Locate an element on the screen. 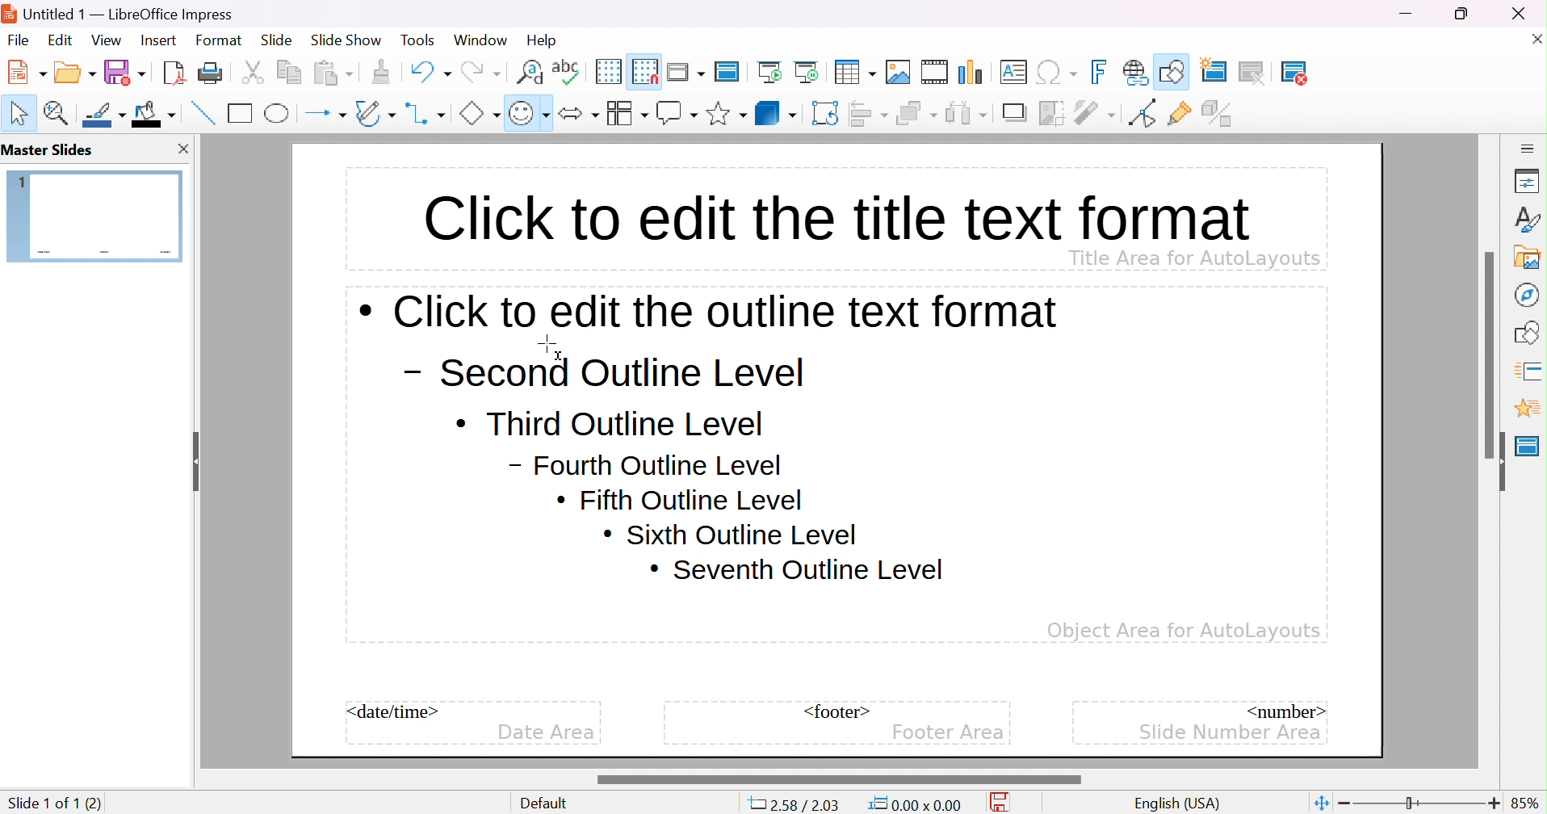 This screenshot has width=1547, height=814. zoom in/out is located at coordinates (1419, 804).